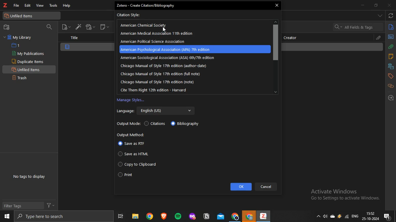 The width and height of the screenshot is (396, 222). What do you see at coordinates (157, 124) in the screenshot?
I see `Citations` at bounding box center [157, 124].